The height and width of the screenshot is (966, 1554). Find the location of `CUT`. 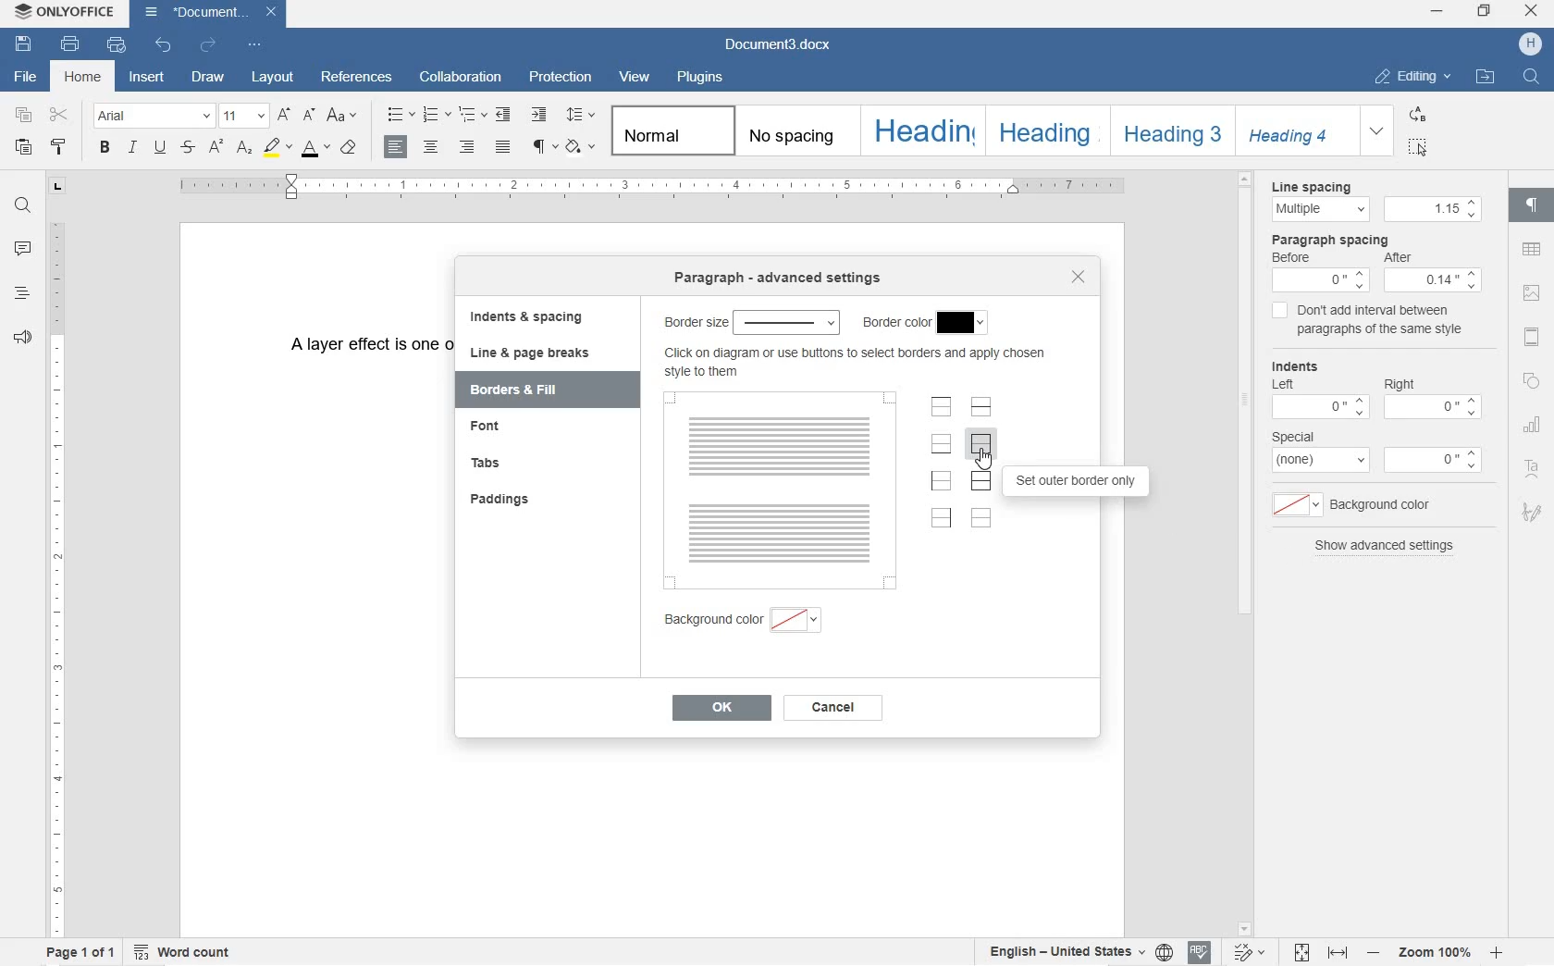

CUT is located at coordinates (62, 117).